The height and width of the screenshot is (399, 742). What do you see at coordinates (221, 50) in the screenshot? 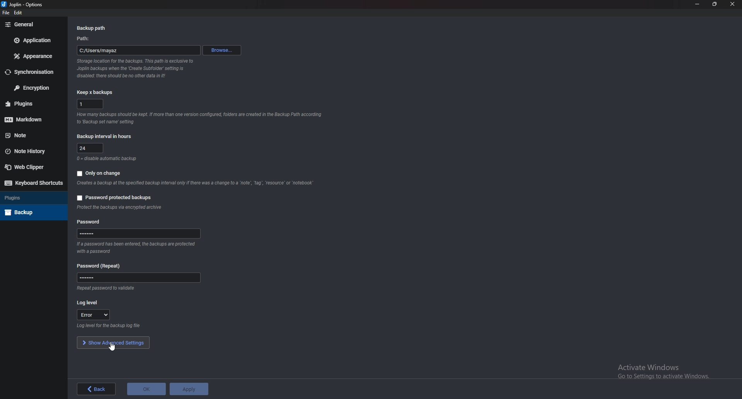
I see `browse` at bounding box center [221, 50].